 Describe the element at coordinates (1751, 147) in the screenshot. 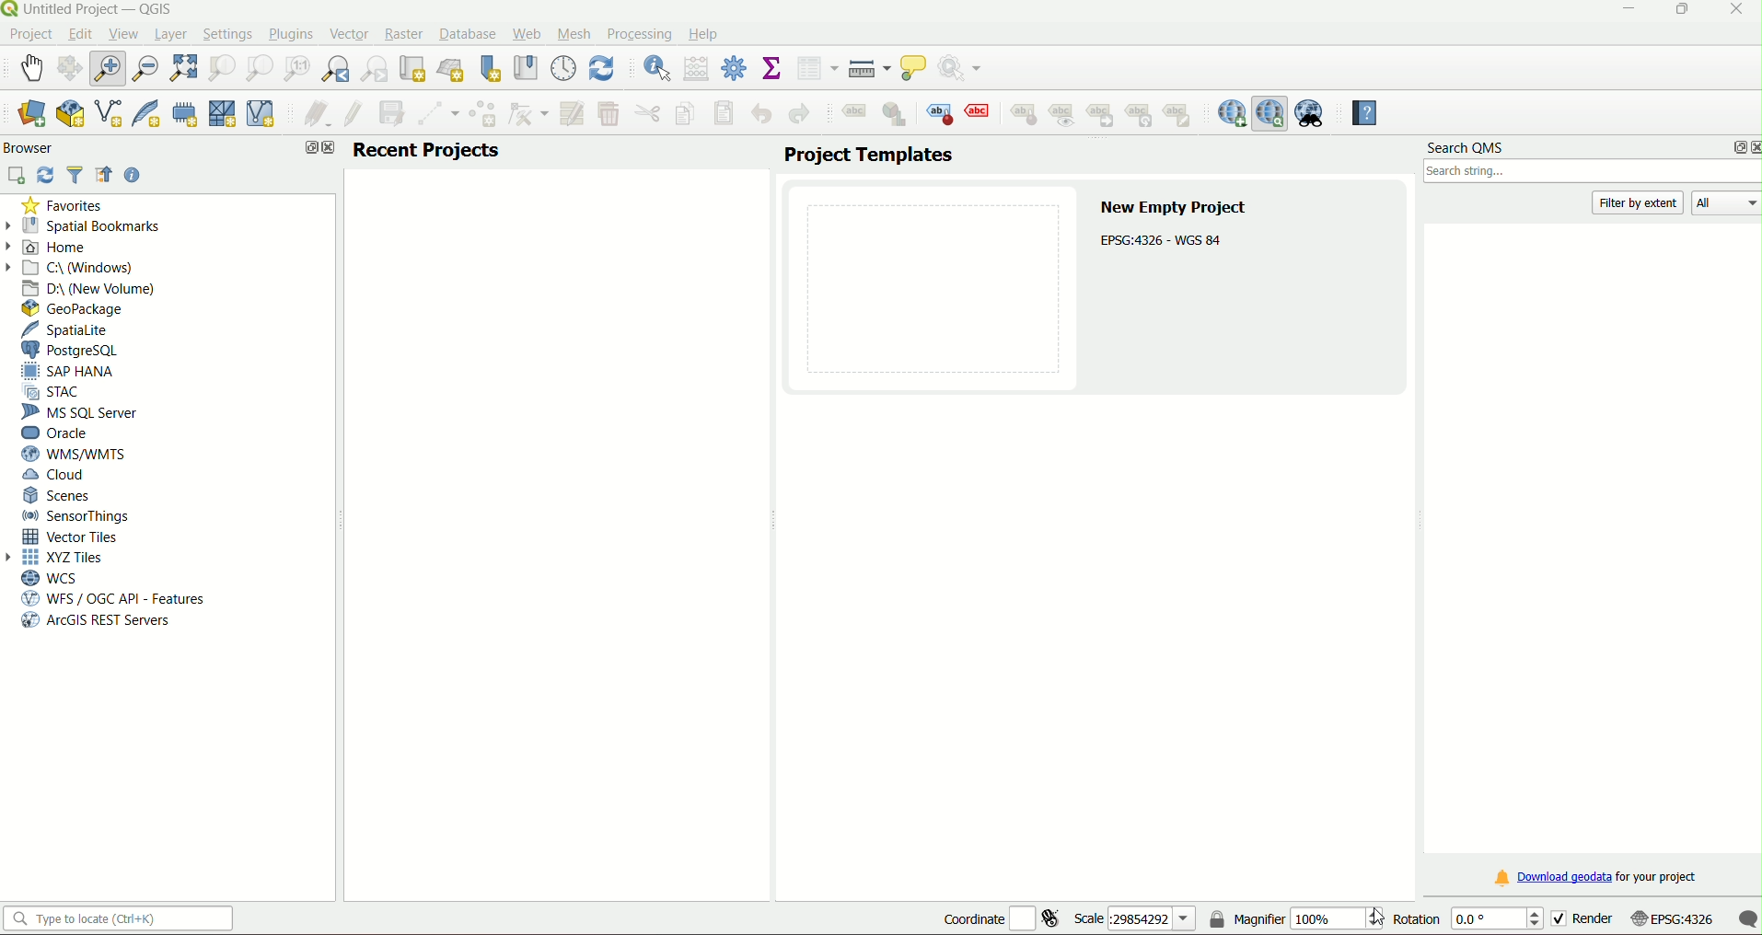

I see `close` at that location.